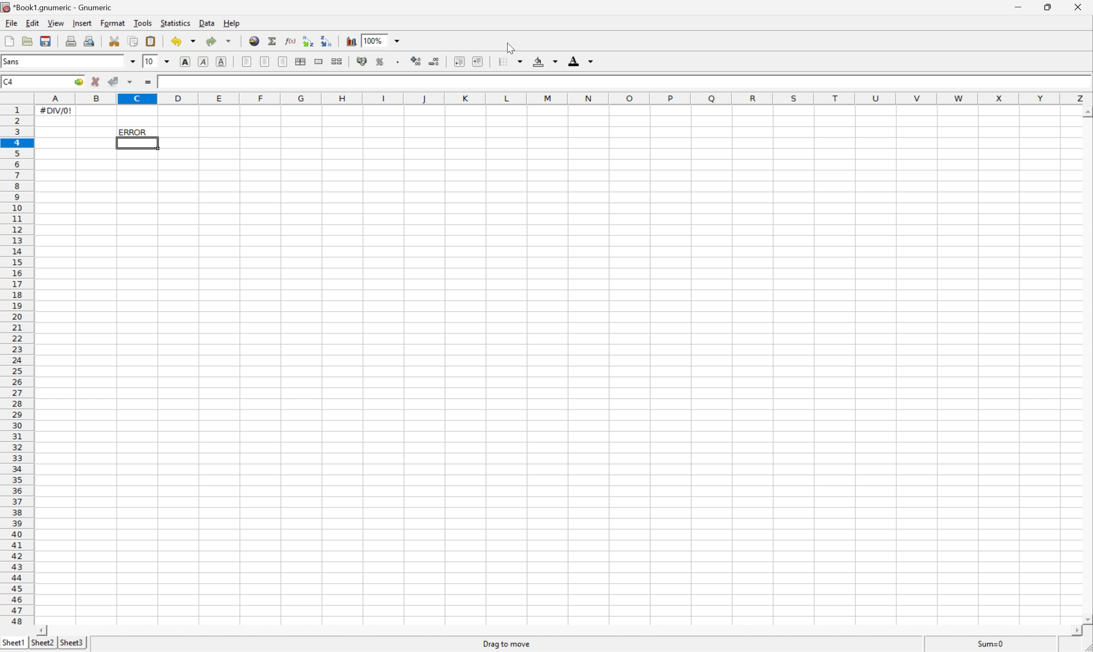  What do you see at coordinates (231, 23) in the screenshot?
I see `Help` at bounding box center [231, 23].